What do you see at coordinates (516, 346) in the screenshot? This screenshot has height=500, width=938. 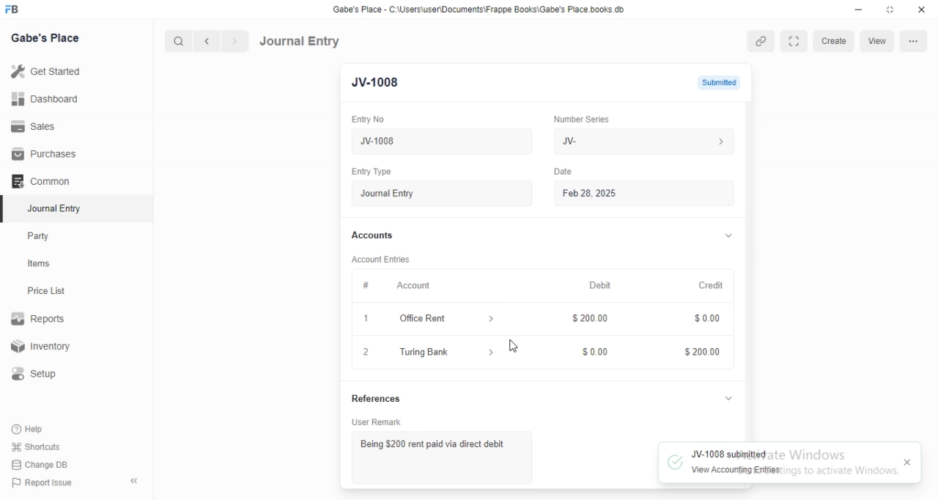 I see `cursor` at bounding box center [516, 346].